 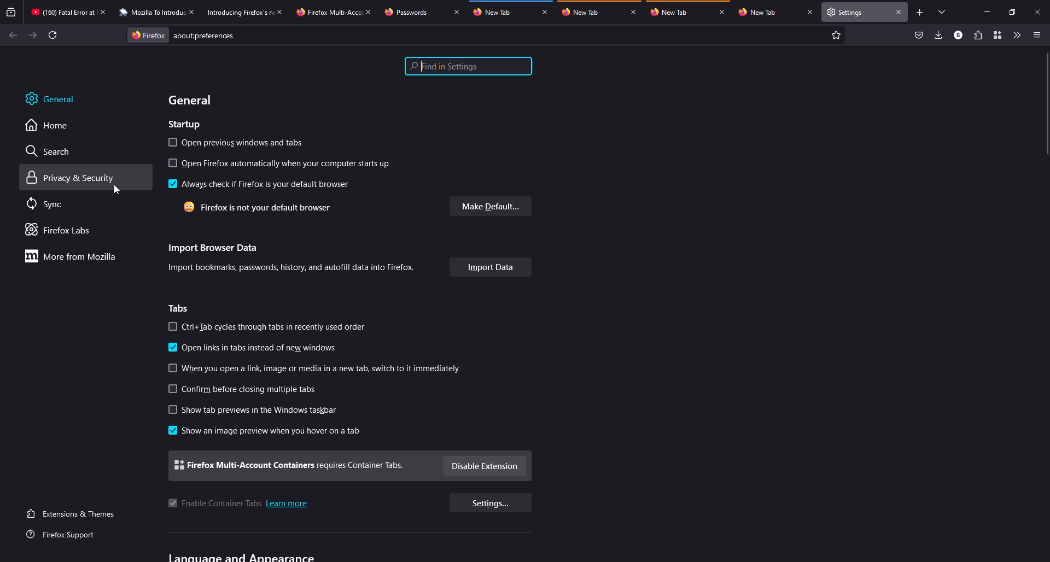 What do you see at coordinates (60, 230) in the screenshot?
I see `firefox labs` at bounding box center [60, 230].